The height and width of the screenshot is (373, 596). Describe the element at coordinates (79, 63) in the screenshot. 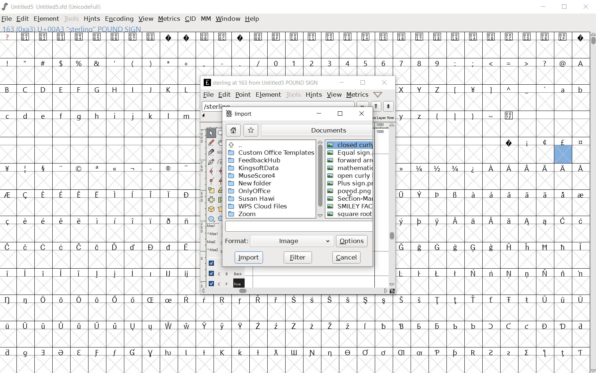

I see `%` at that location.